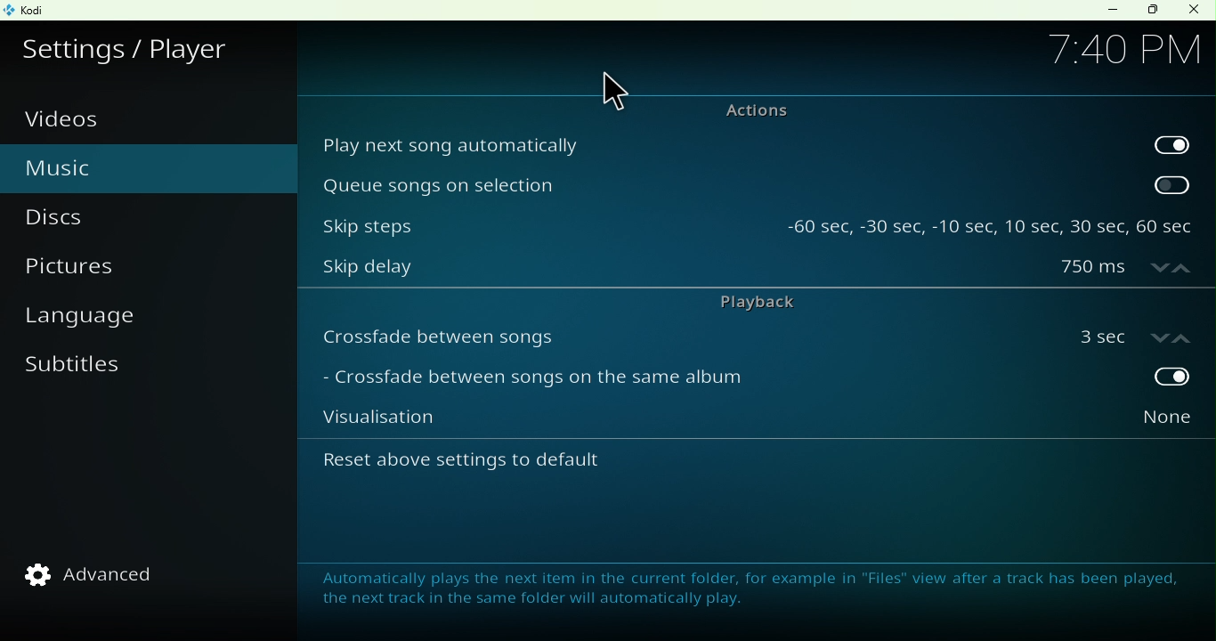 Image resolution: width=1216 pixels, height=641 pixels. I want to click on Language, so click(96, 320).